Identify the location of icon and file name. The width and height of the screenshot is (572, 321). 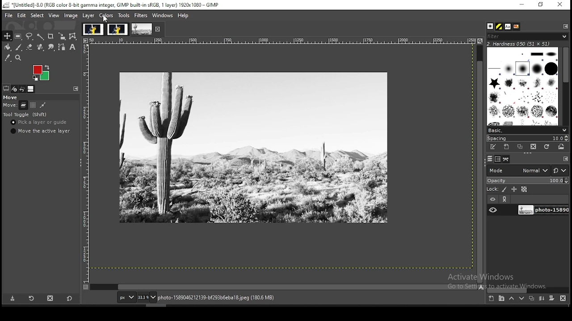
(111, 5).